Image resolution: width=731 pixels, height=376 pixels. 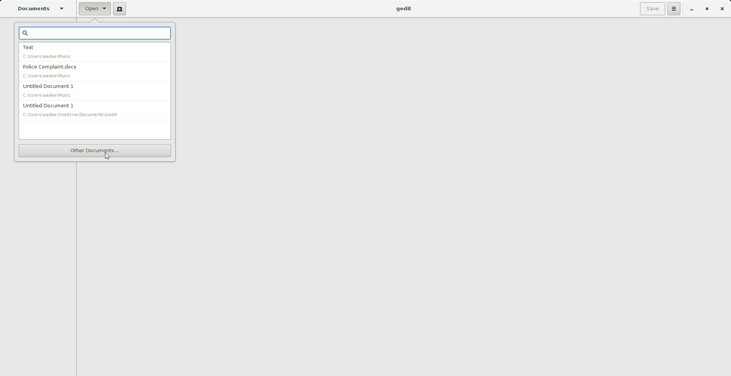 What do you see at coordinates (96, 112) in the screenshot?
I see `Untitled document 1` at bounding box center [96, 112].